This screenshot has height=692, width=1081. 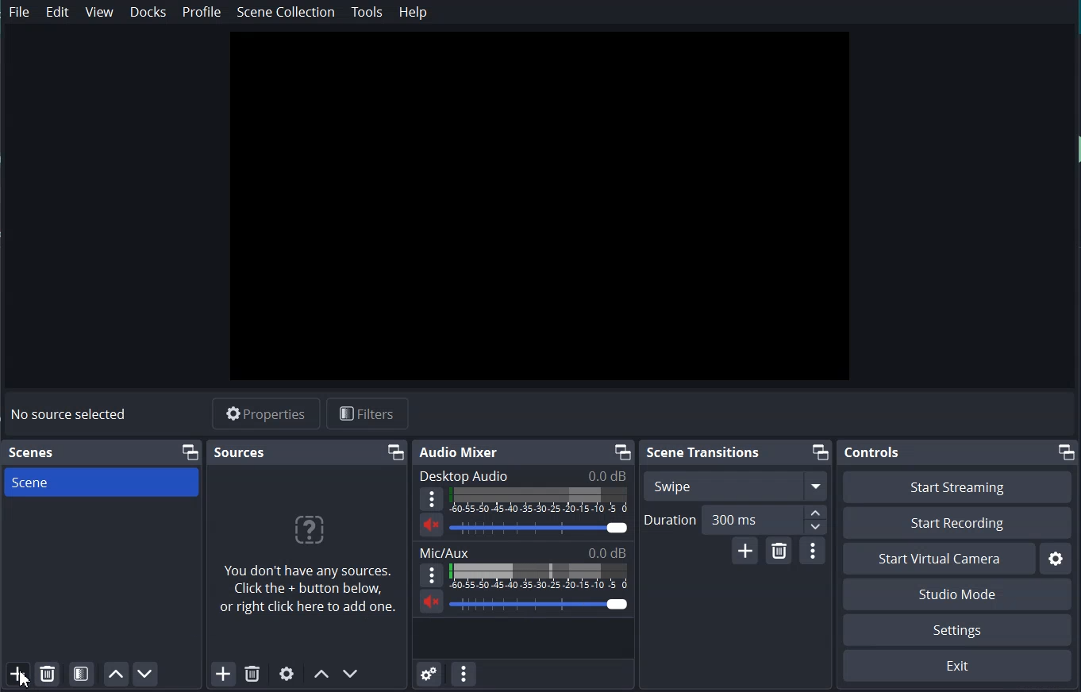 I want to click on Add configurable Transition, so click(x=744, y=550).